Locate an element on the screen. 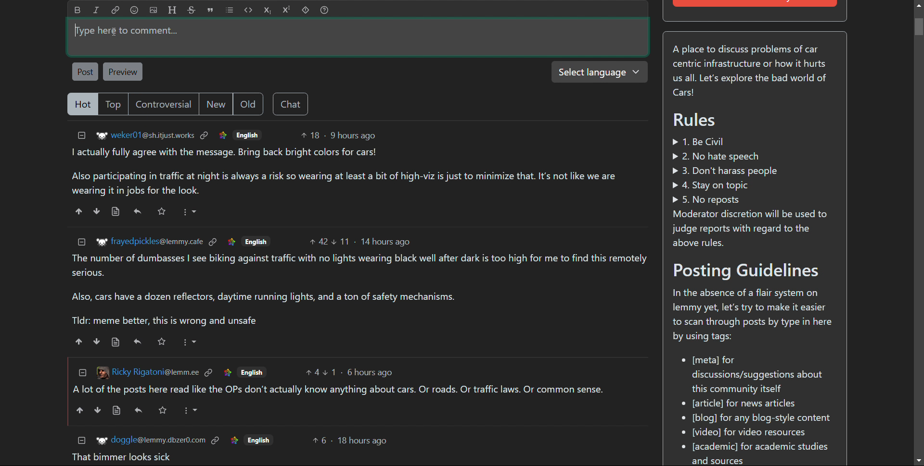  downvote is located at coordinates (97, 341).